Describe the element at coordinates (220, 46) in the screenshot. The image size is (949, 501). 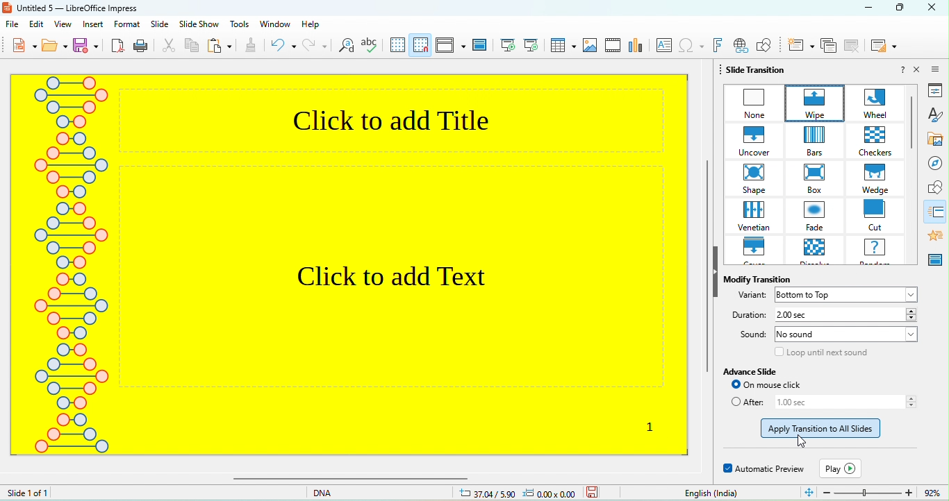
I see `paste` at that location.